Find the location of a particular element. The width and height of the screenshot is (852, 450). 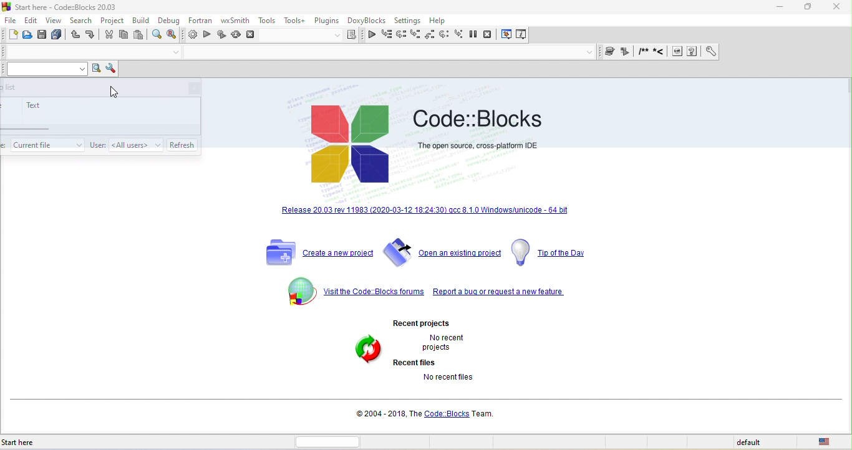

no recent projects  is located at coordinates (453, 342).